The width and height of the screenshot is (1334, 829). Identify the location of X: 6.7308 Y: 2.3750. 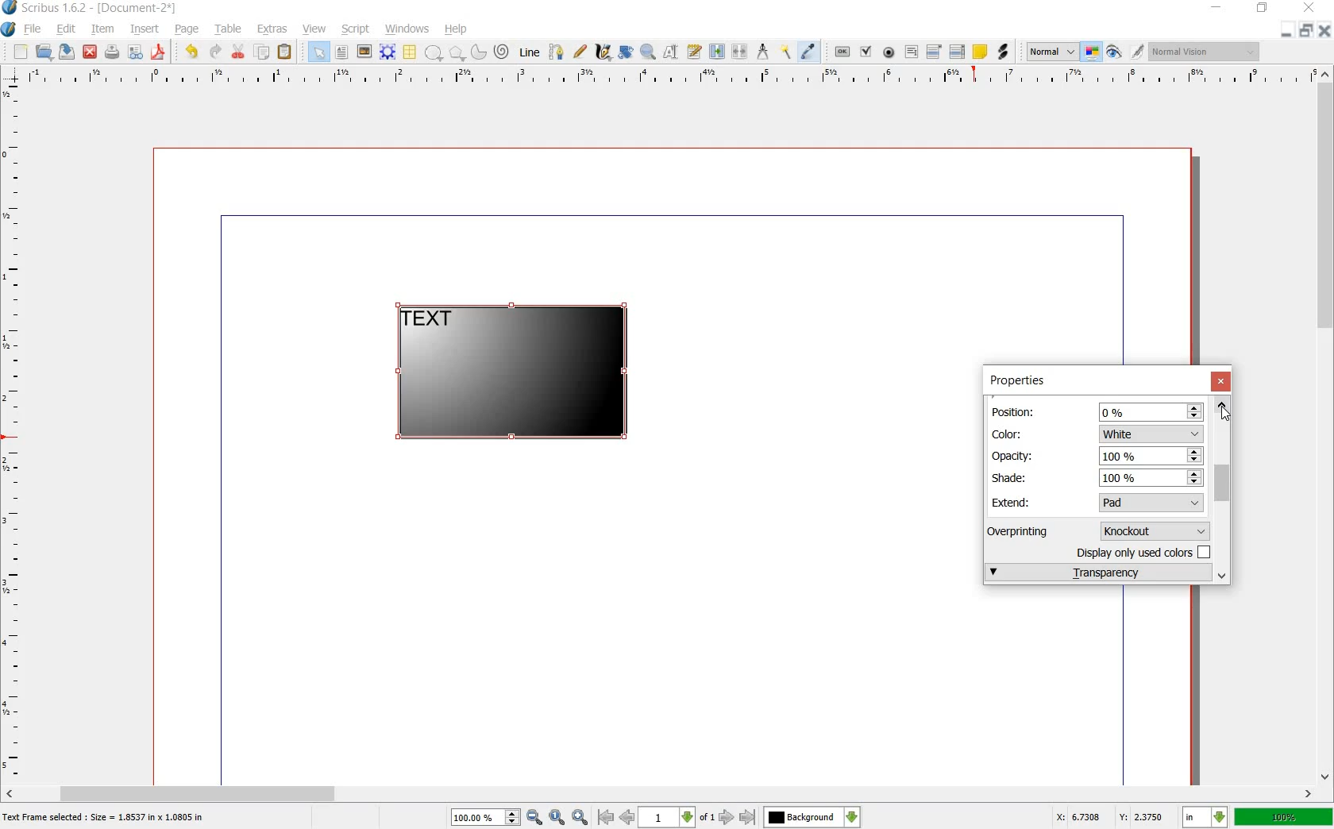
(1109, 816).